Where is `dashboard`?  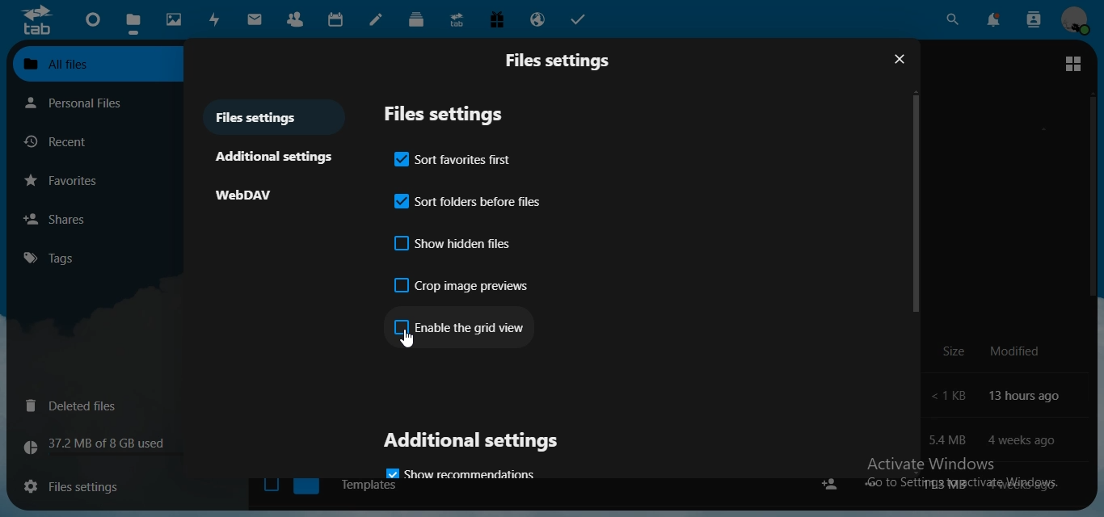
dashboard is located at coordinates (92, 23).